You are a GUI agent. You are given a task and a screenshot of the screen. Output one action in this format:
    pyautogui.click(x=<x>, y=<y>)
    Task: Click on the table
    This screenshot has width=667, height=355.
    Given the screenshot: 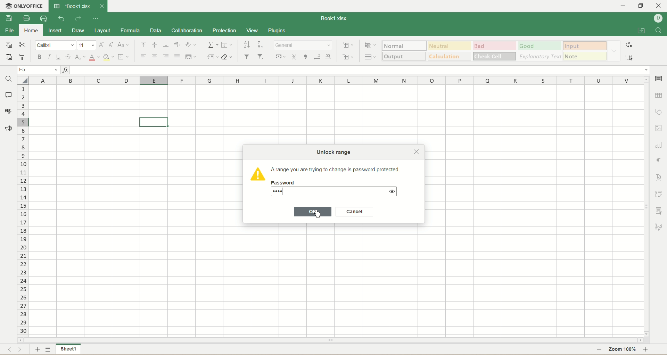 What is the action you would take?
    pyautogui.click(x=370, y=57)
    